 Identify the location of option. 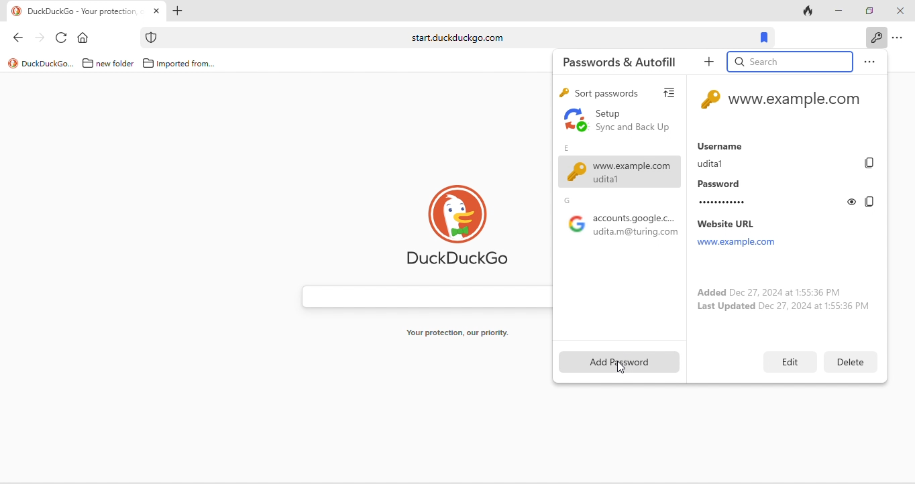
(867, 64).